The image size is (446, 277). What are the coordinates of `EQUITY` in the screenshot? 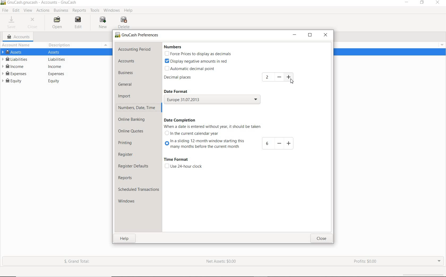 It's located at (57, 81).